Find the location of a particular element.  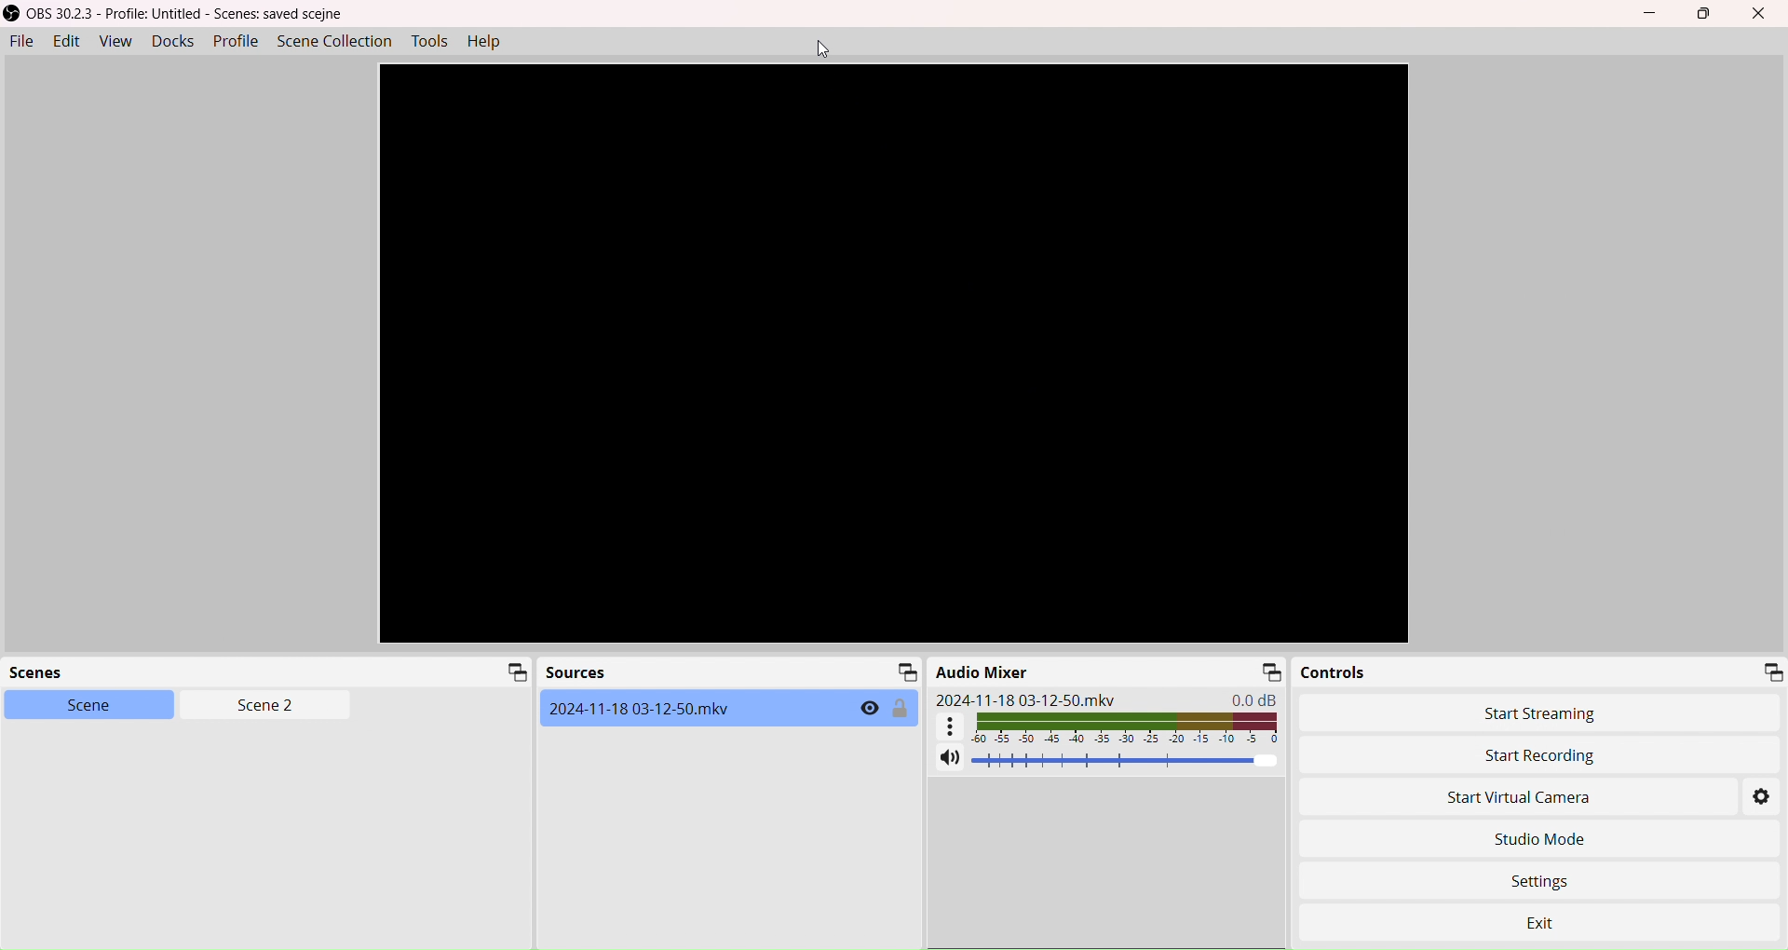

2024-11-18 03-12-50.mkv is located at coordinates (1026, 699).